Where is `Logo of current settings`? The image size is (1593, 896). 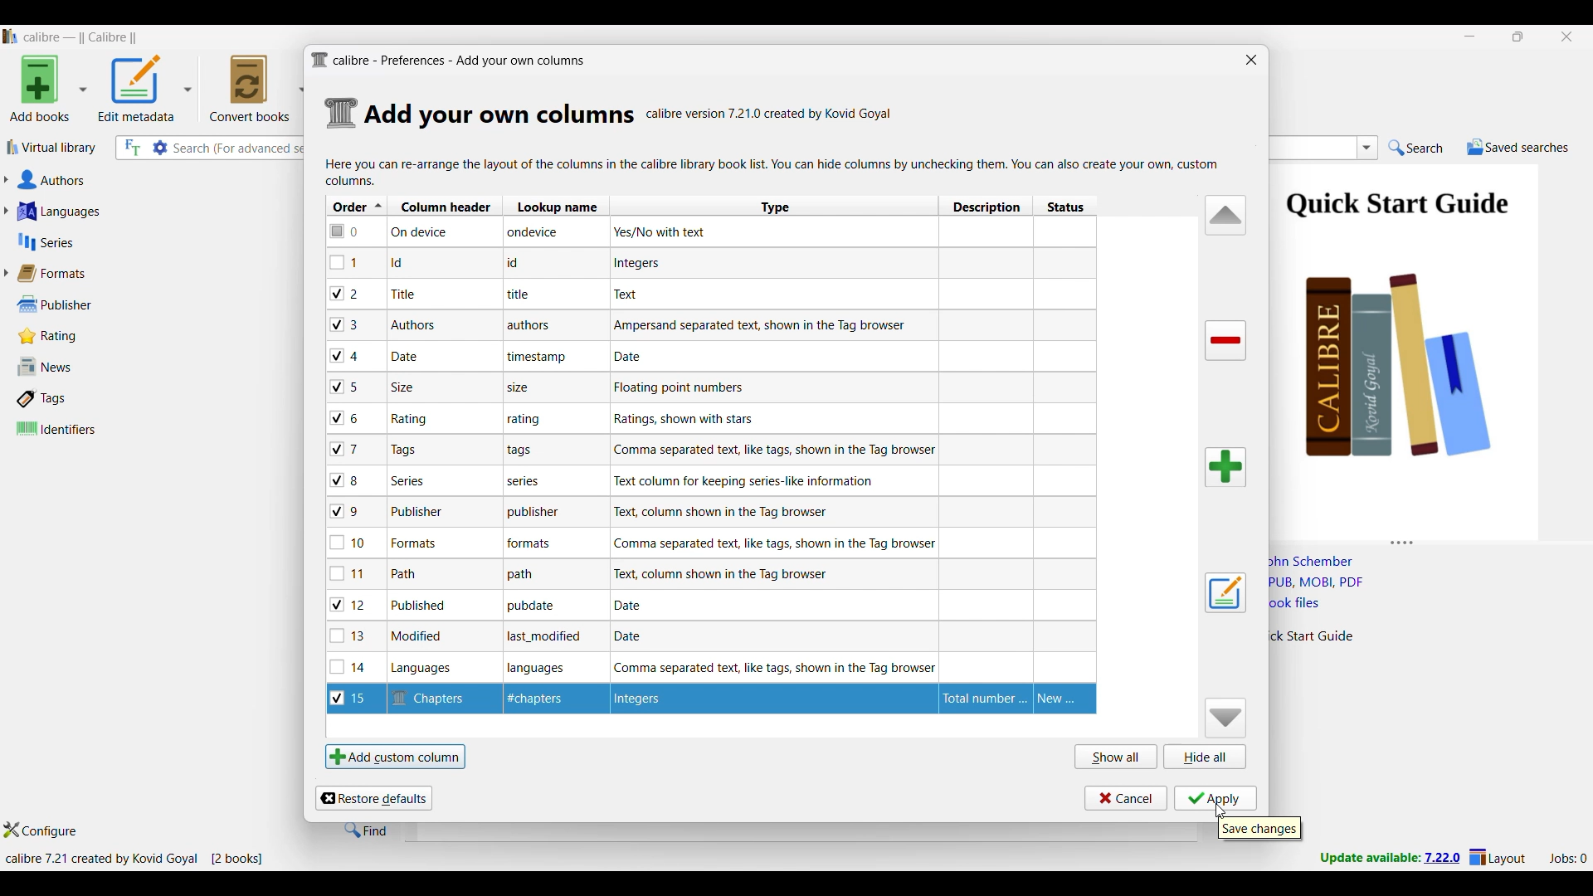
Logo of current settings is located at coordinates (342, 114).